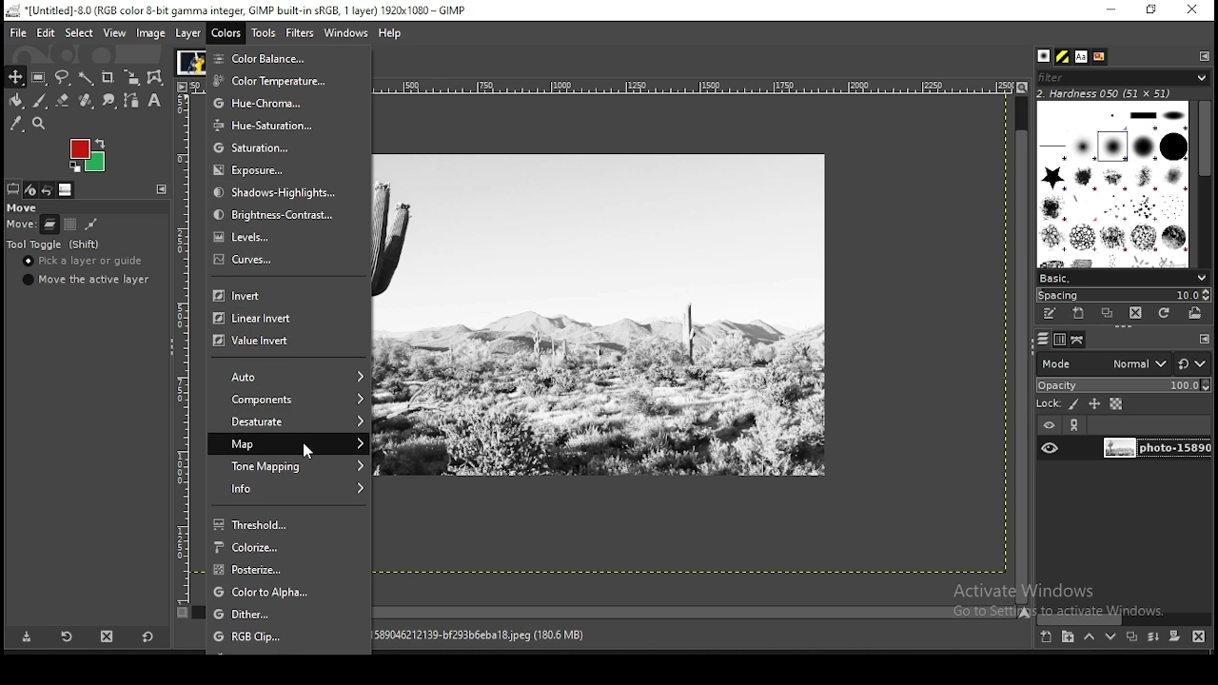 Image resolution: width=1218 pixels, height=685 pixels. I want to click on file, so click(16, 31).